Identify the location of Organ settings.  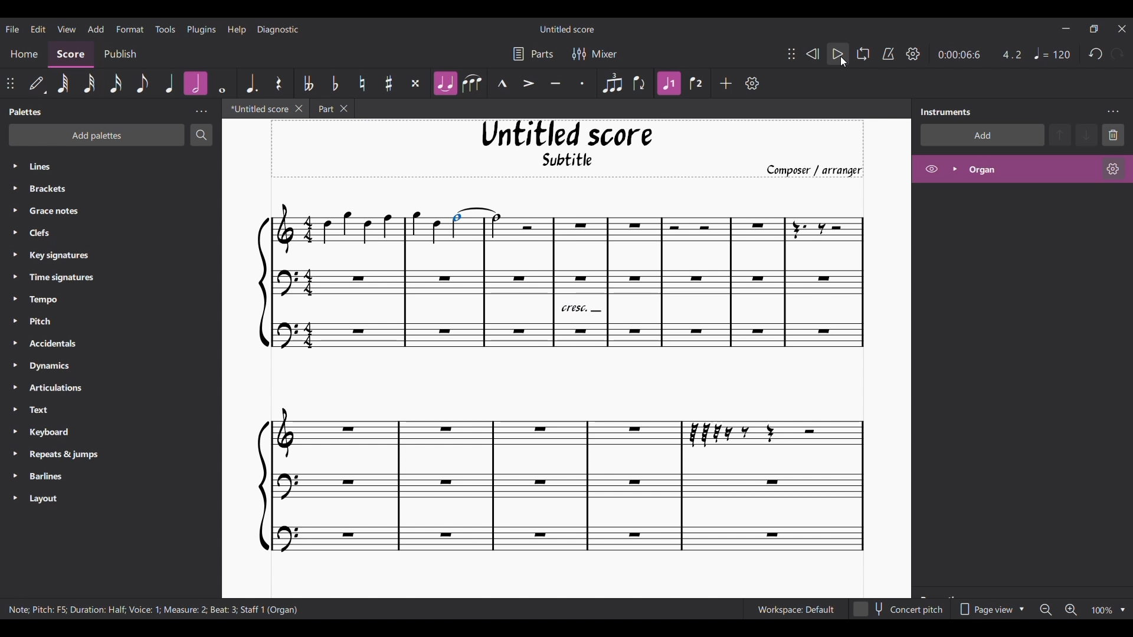
(1114, 169).